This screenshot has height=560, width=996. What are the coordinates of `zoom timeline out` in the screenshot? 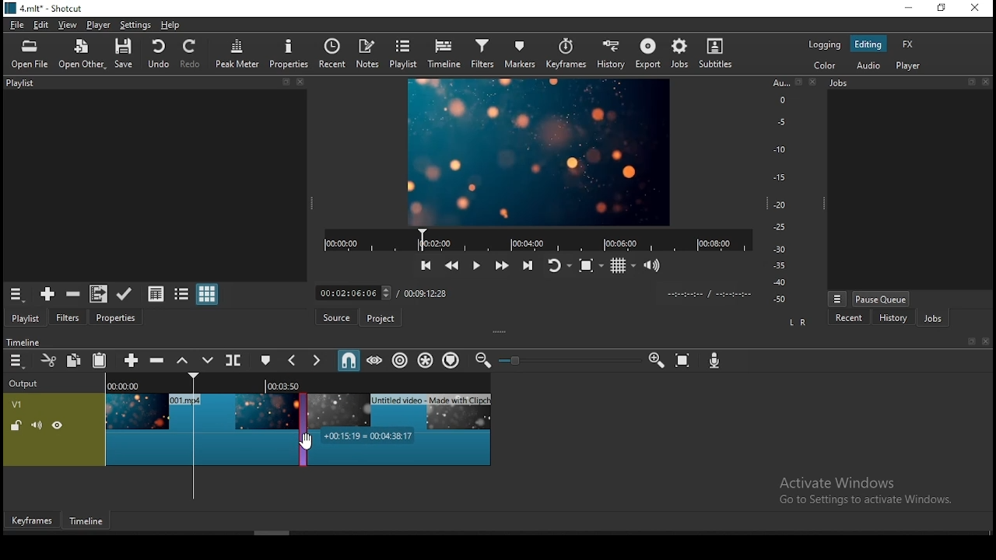 It's located at (482, 361).